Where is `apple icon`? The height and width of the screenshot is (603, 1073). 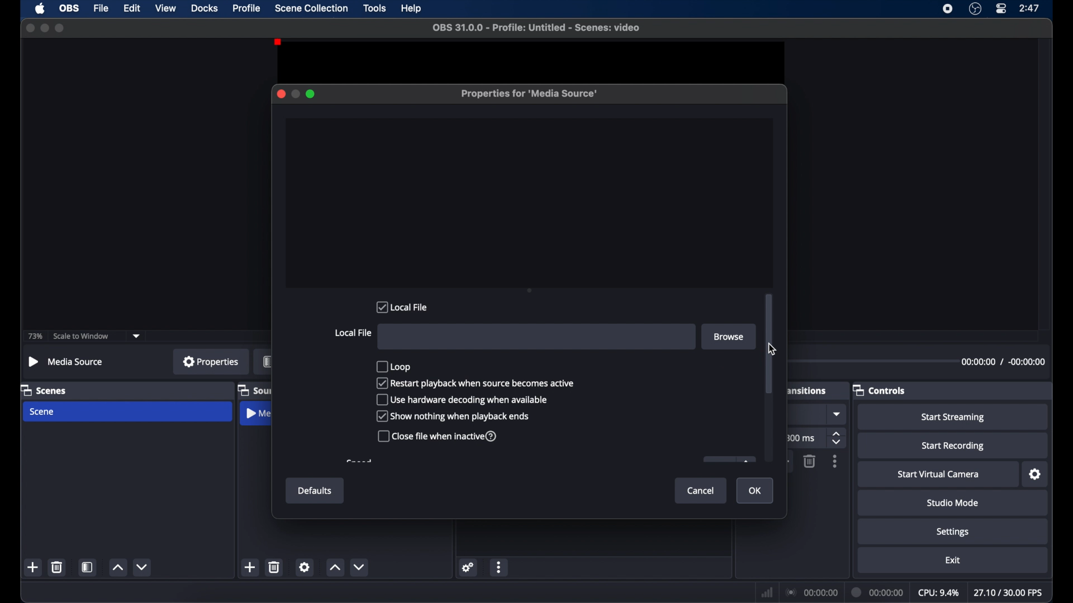
apple icon is located at coordinates (40, 8).